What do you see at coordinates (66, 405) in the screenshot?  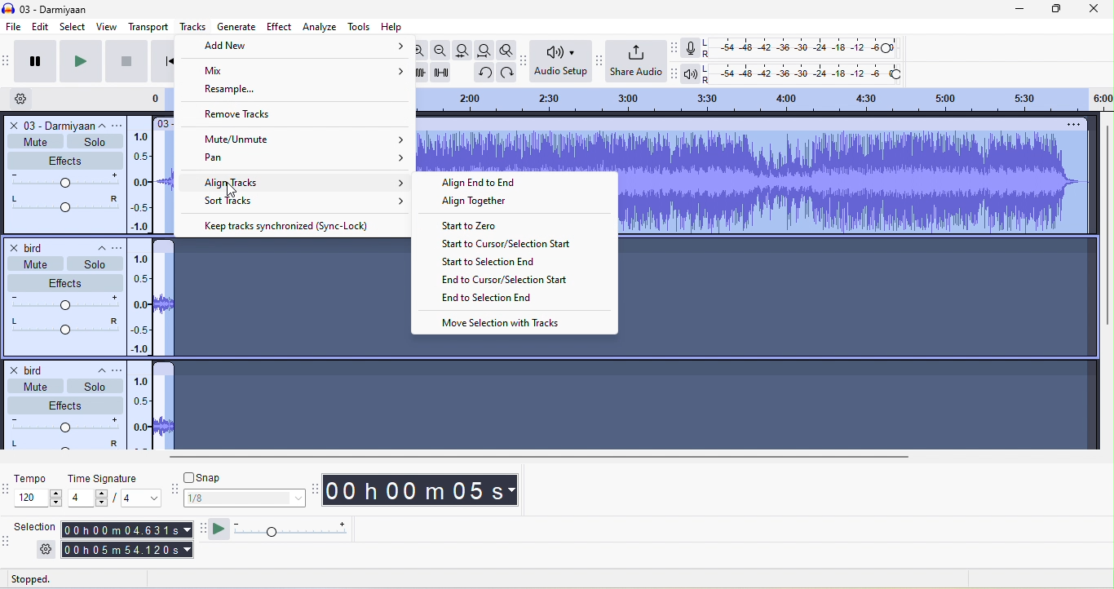 I see `effects` at bounding box center [66, 405].